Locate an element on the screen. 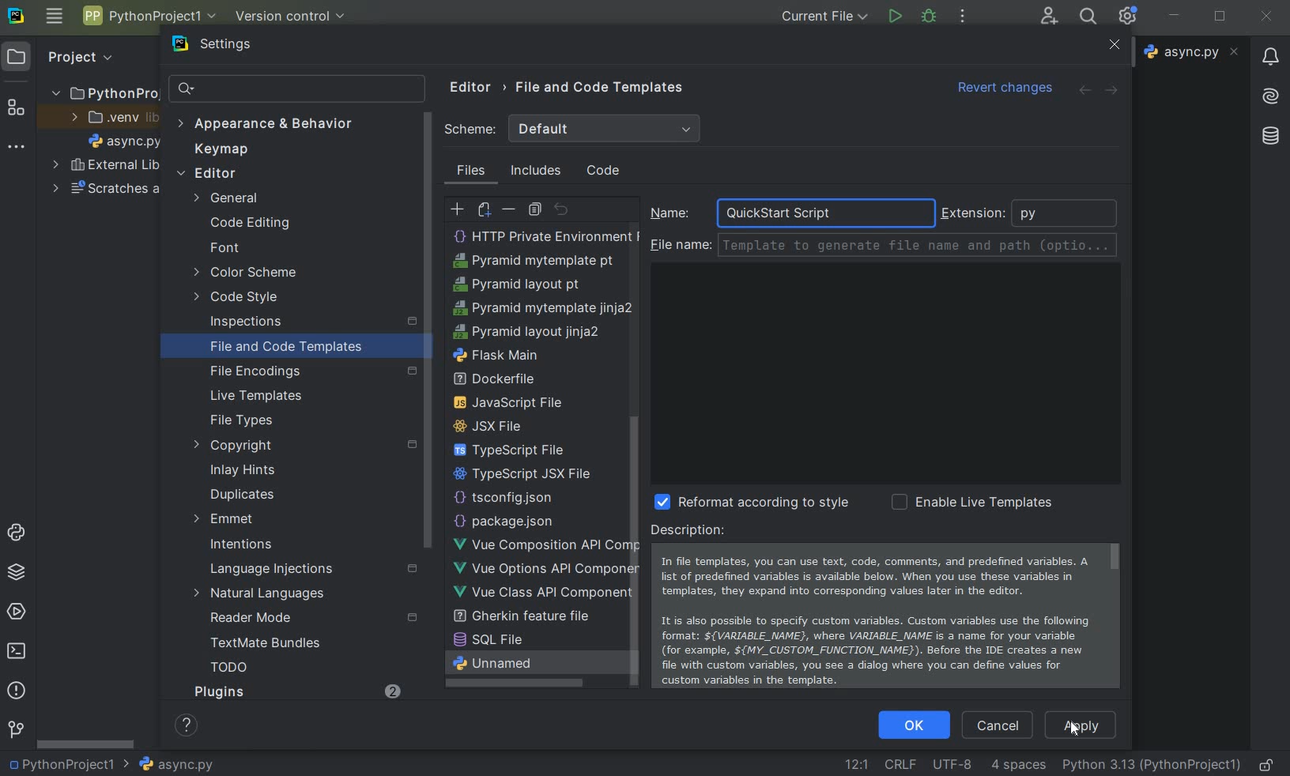 The image size is (1290, 776). current interpreter is located at coordinates (1153, 766).